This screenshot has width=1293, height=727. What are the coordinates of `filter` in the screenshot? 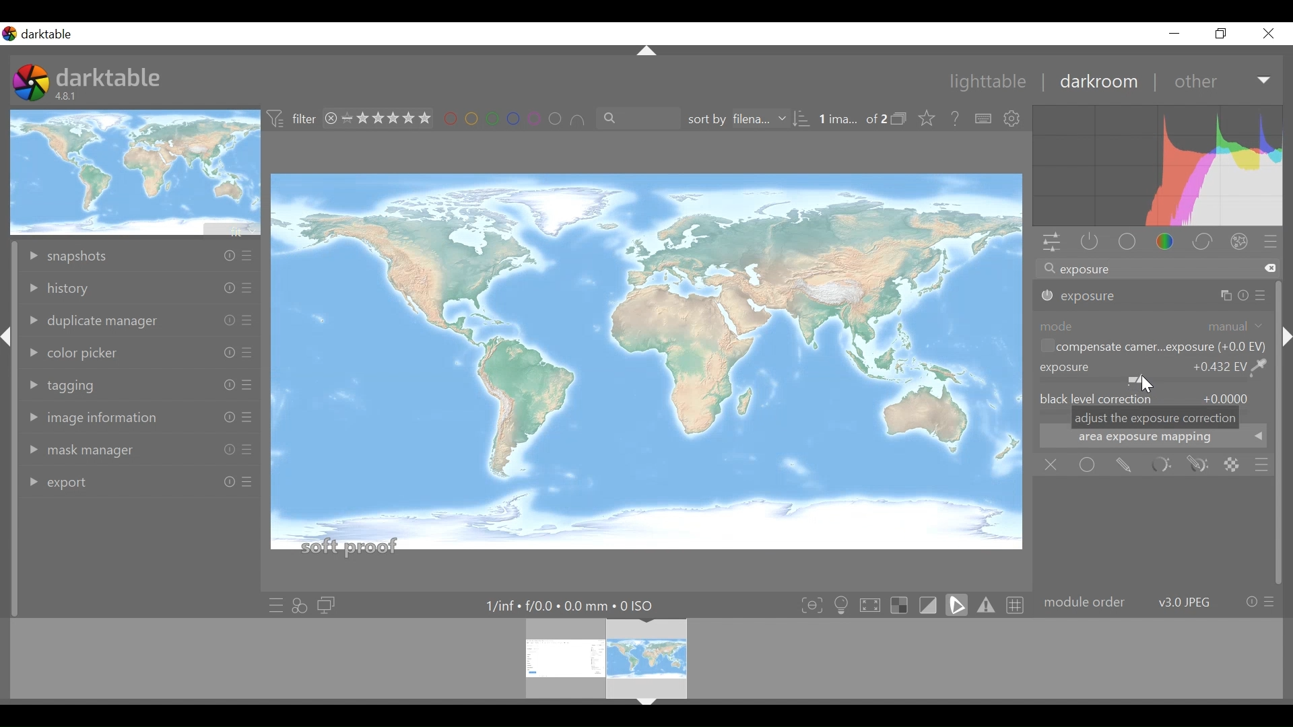 It's located at (292, 119).